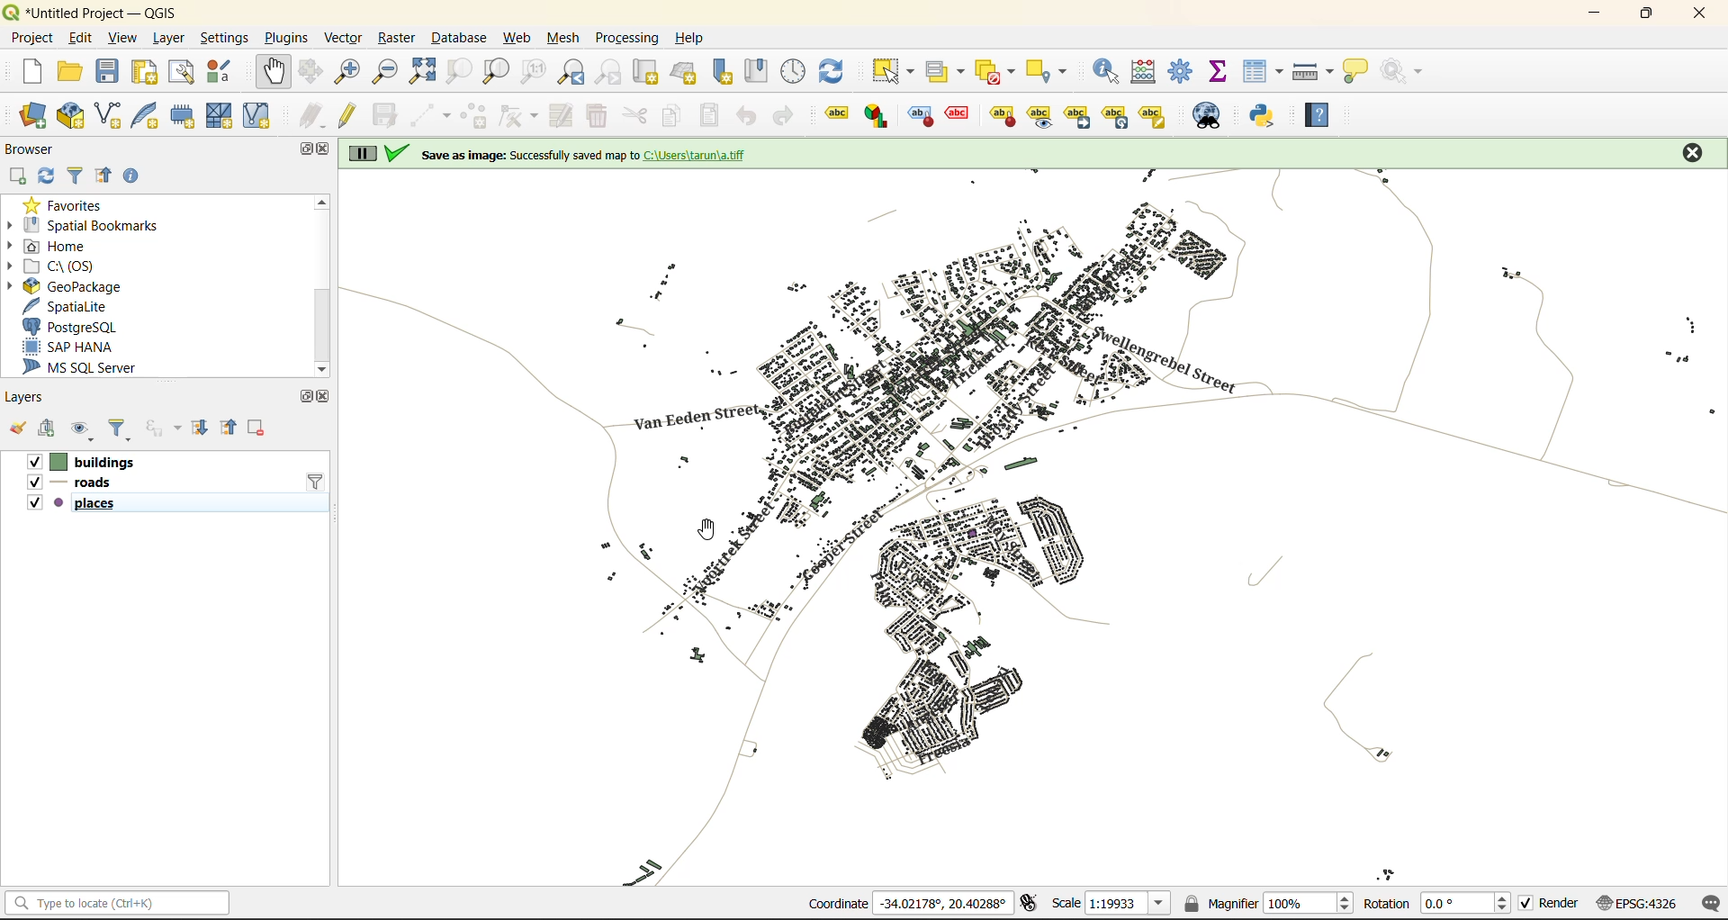  I want to click on pan selection, so click(312, 71).